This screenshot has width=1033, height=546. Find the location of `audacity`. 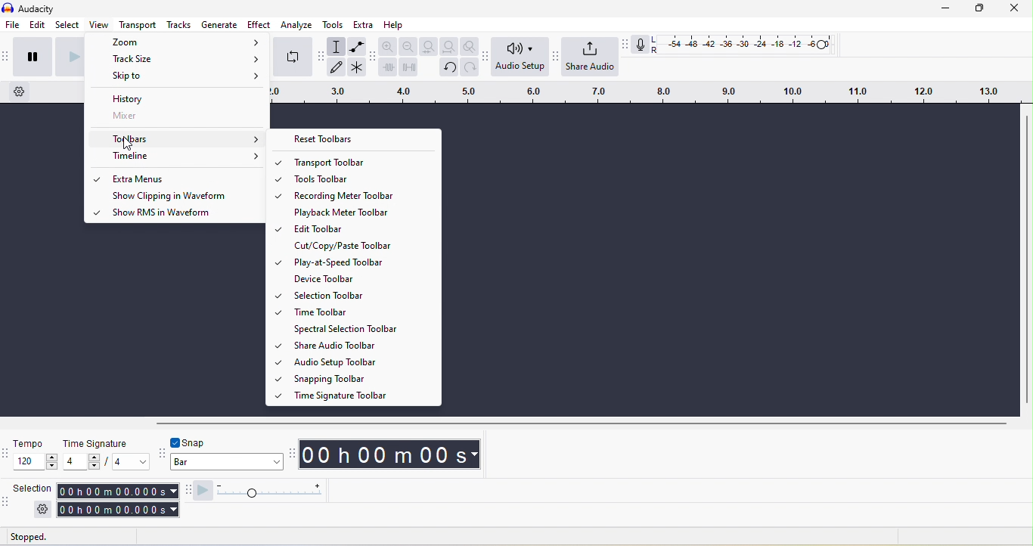

audacity is located at coordinates (36, 9).